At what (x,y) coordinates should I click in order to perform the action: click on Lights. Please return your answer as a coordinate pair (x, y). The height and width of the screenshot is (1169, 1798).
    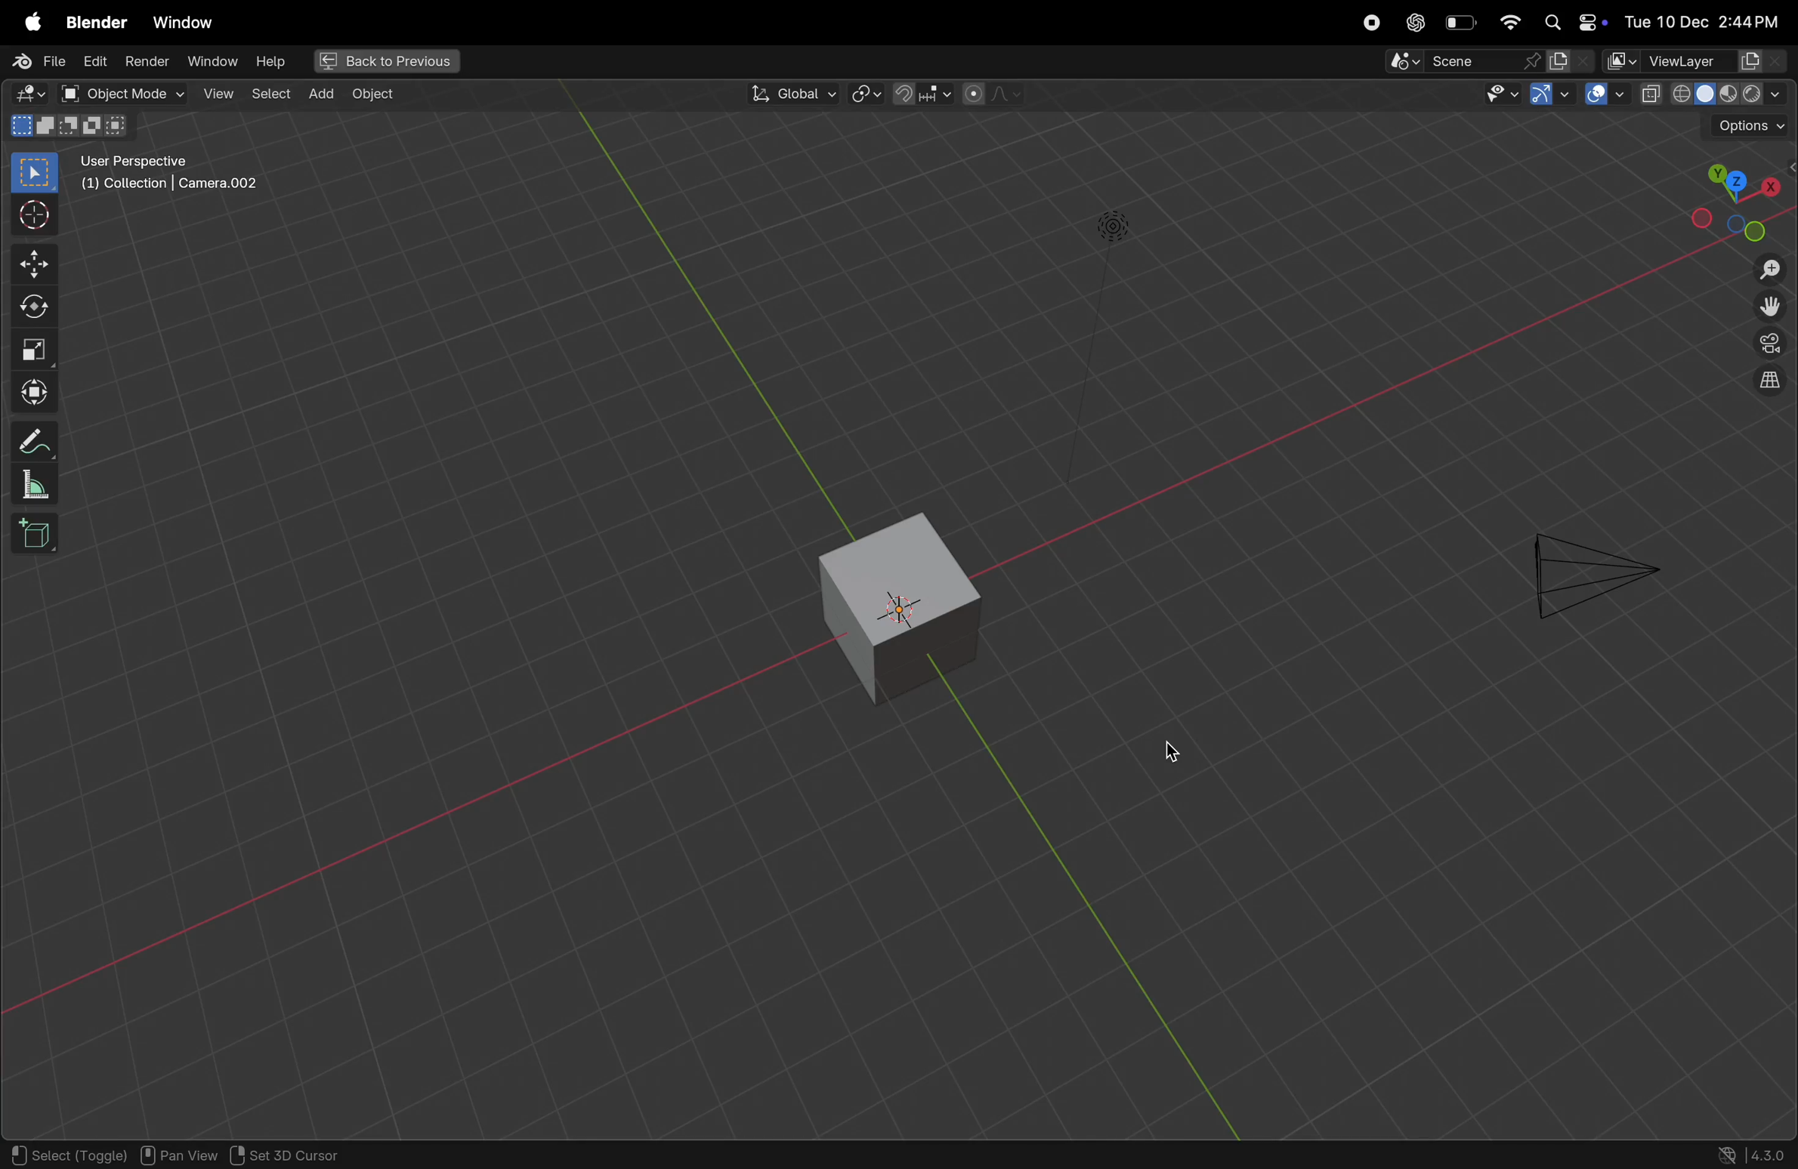
    Looking at the image, I should click on (1110, 228).